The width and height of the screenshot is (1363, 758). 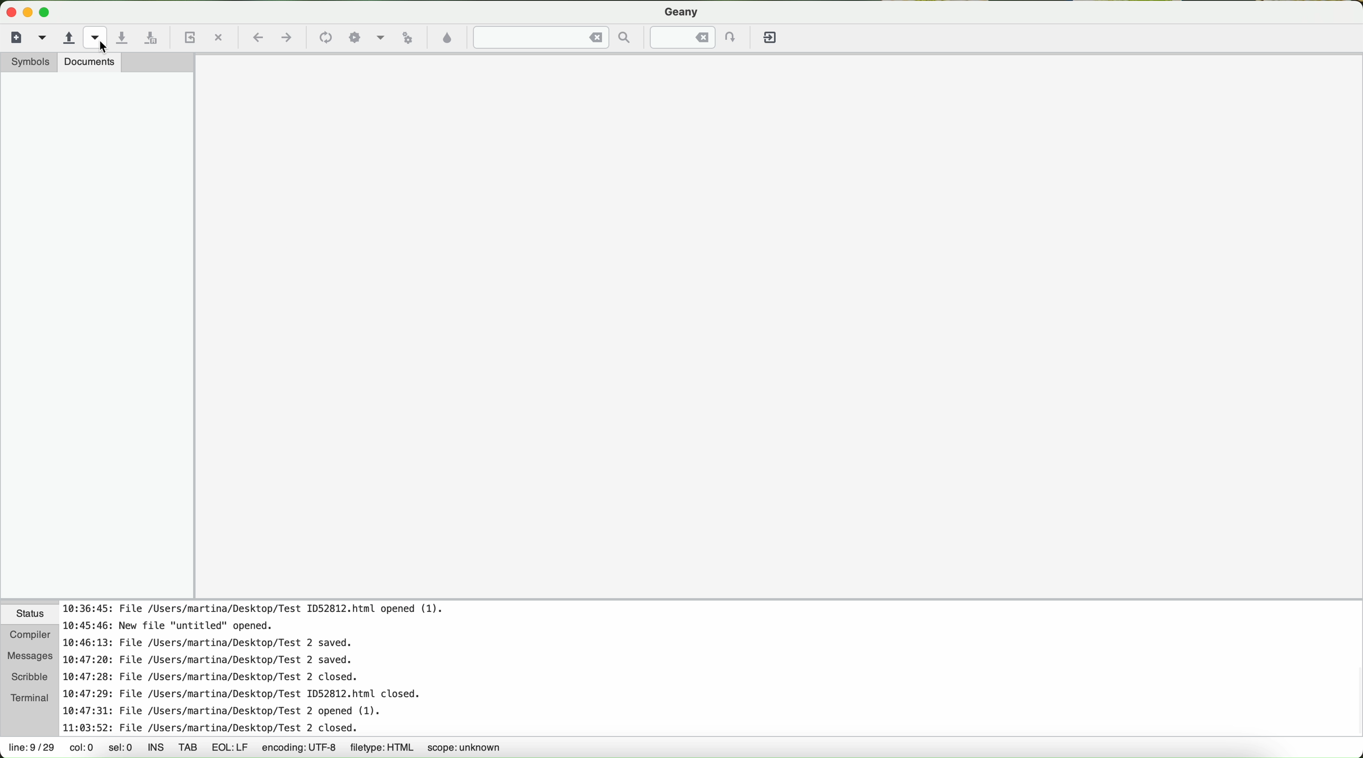 I want to click on save the current file, so click(x=123, y=38).